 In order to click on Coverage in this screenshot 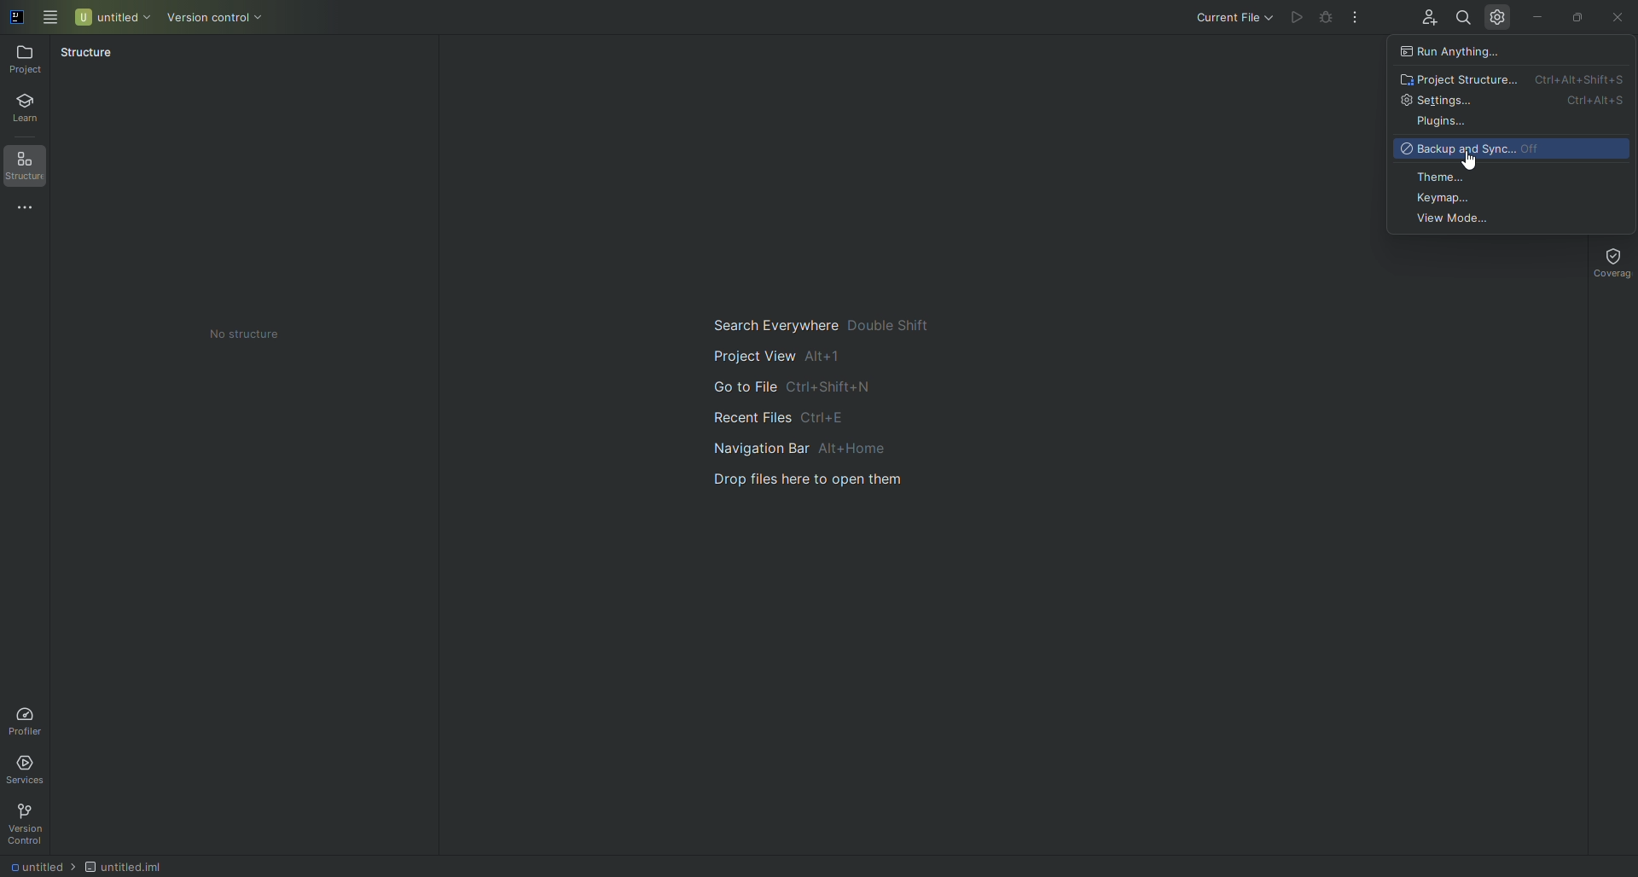, I will do `click(1607, 261)`.